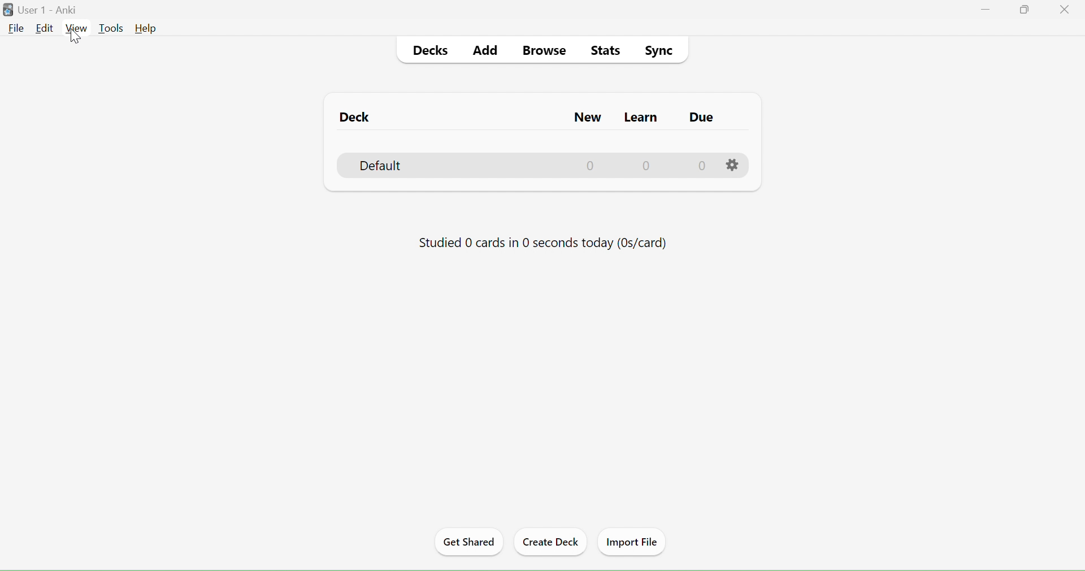 This screenshot has width=1085, height=571. I want to click on Cursor, so click(76, 36).